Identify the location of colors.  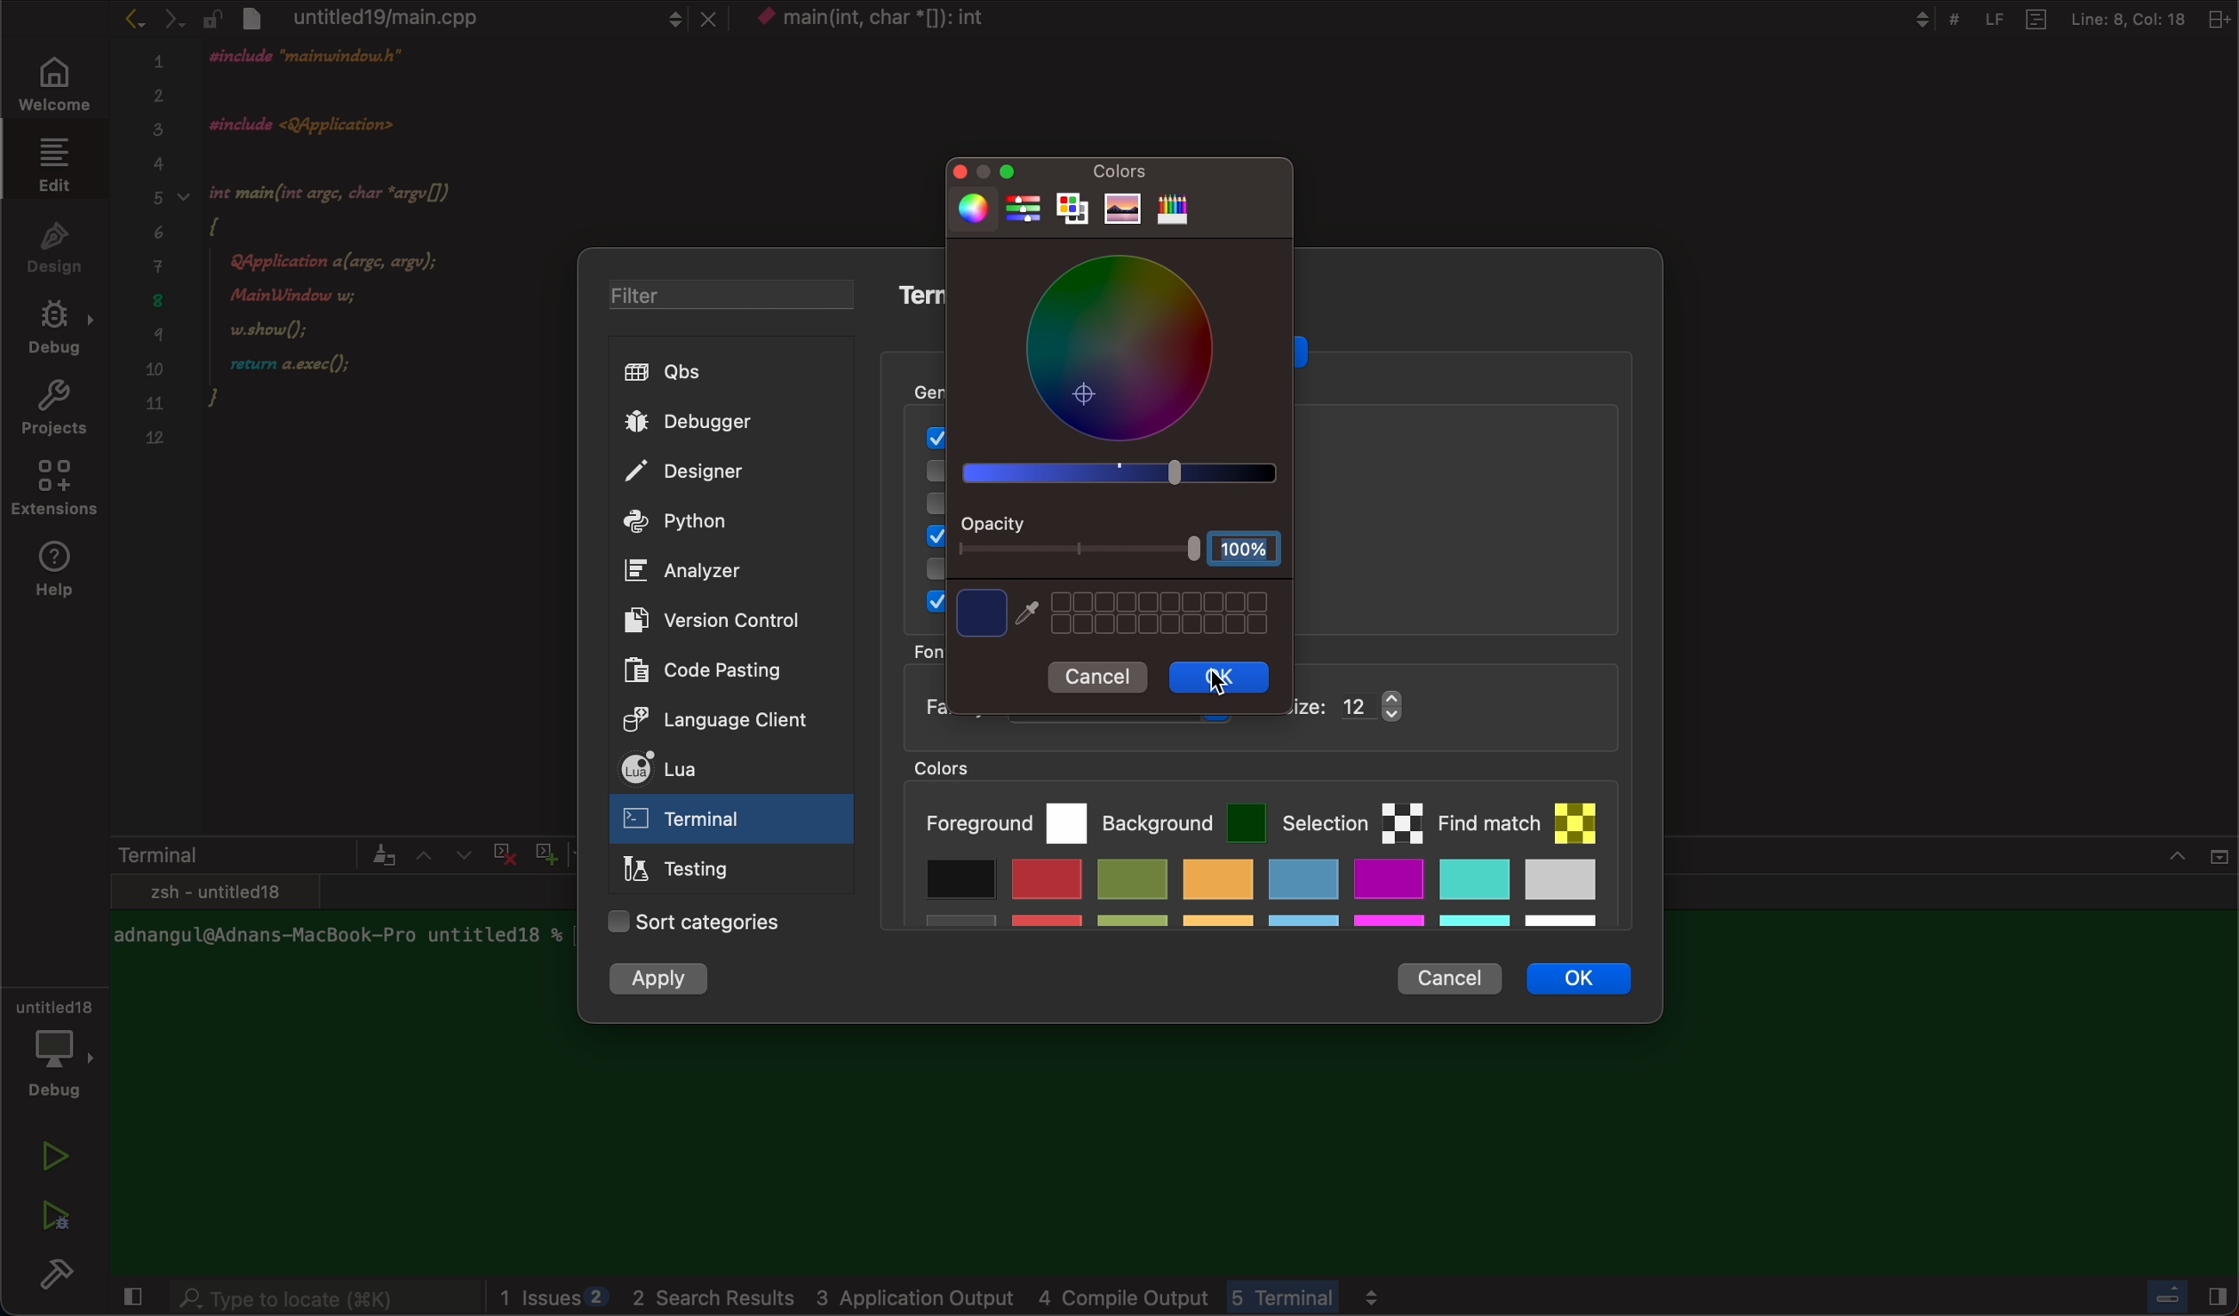
(1116, 169).